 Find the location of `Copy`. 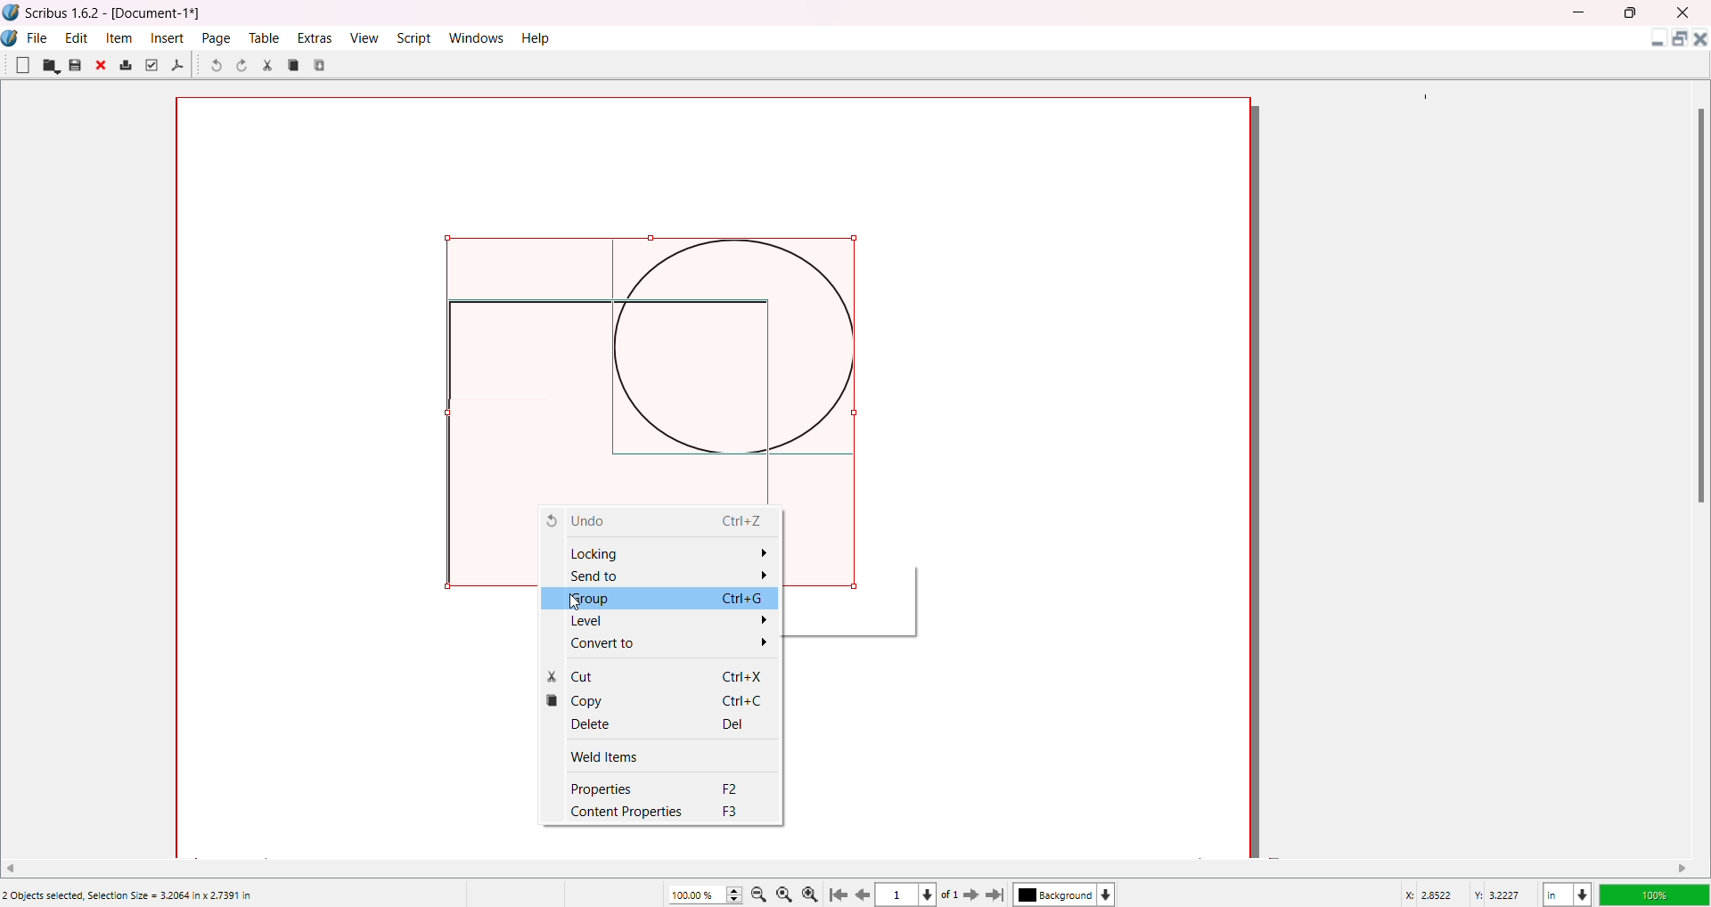

Copy is located at coordinates (294, 64).